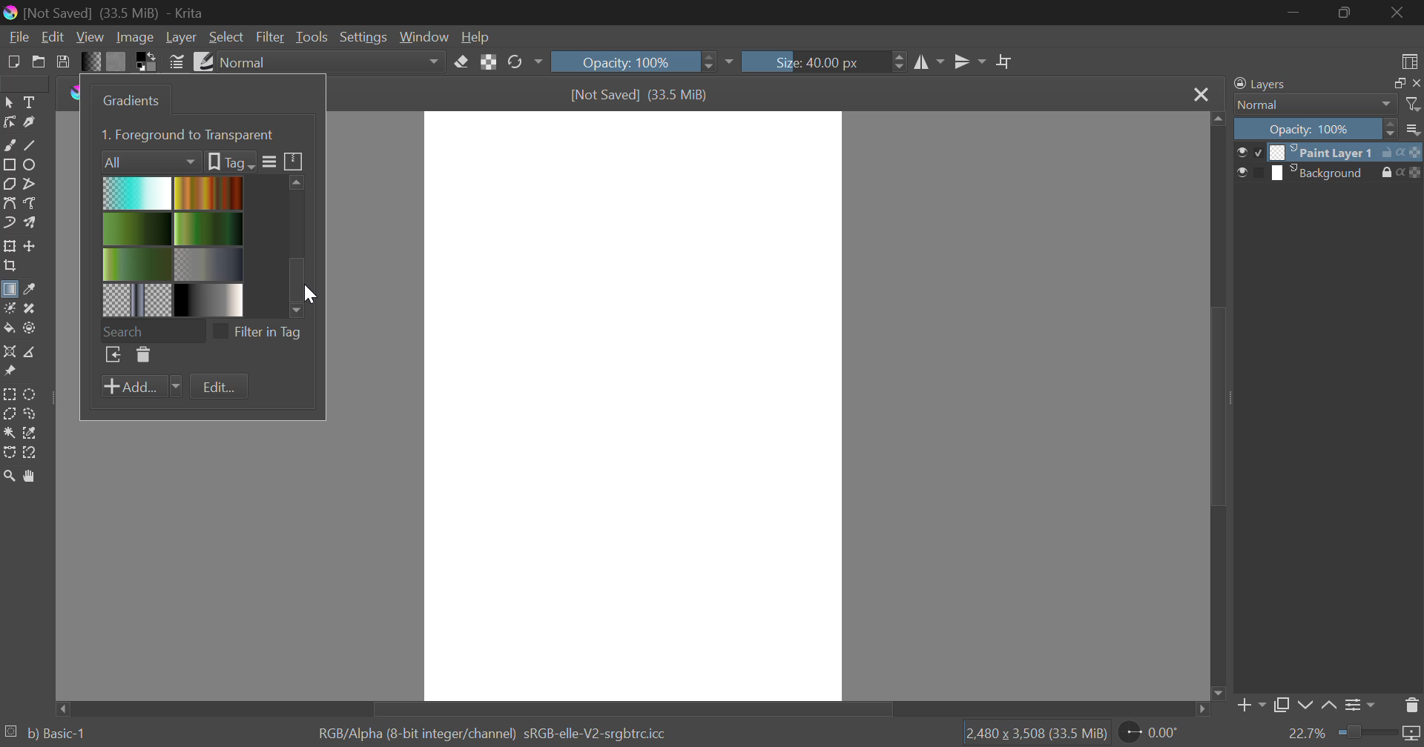  Describe the element at coordinates (1216, 408) in the screenshot. I see `Scroll Bar` at that location.